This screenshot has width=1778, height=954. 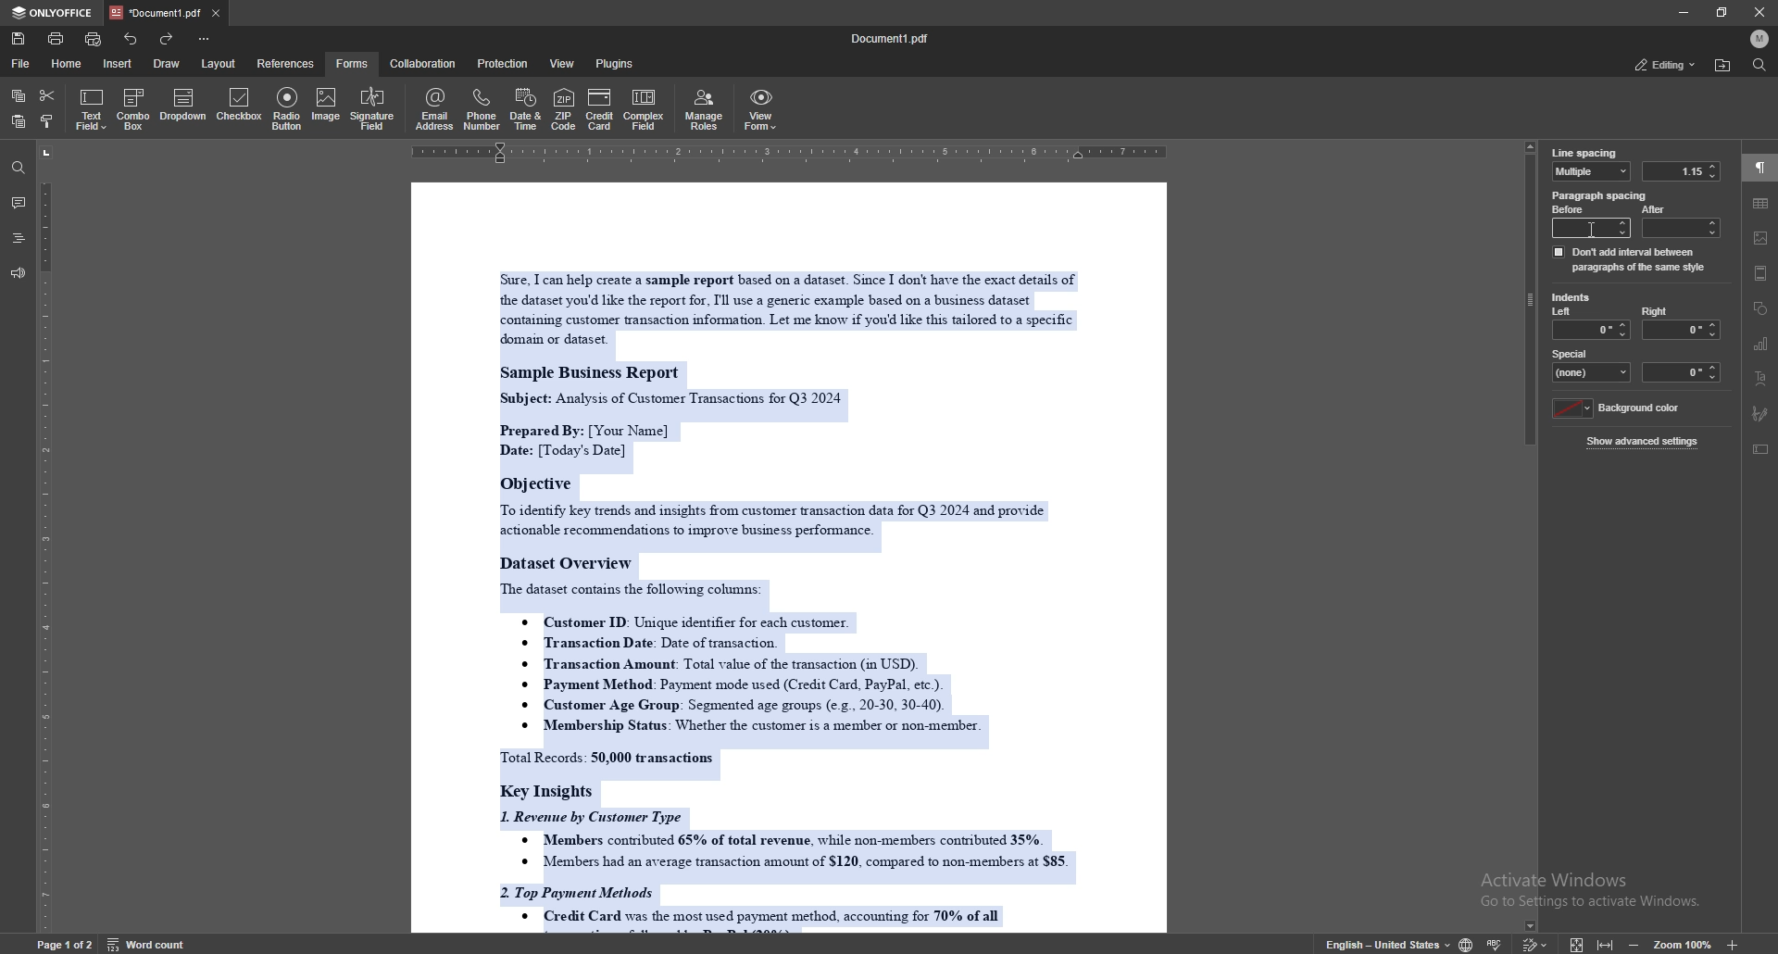 What do you see at coordinates (17, 122) in the screenshot?
I see `paste` at bounding box center [17, 122].